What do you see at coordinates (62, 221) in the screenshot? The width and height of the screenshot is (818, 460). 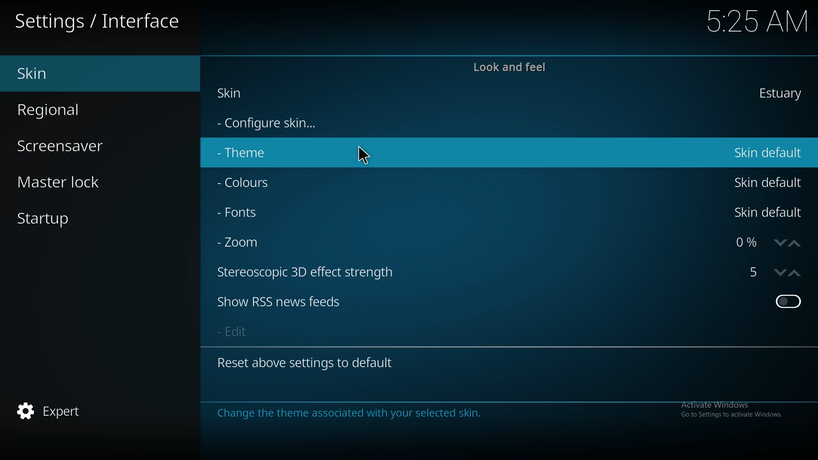 I see `startup` at bounding box center [62, 221].